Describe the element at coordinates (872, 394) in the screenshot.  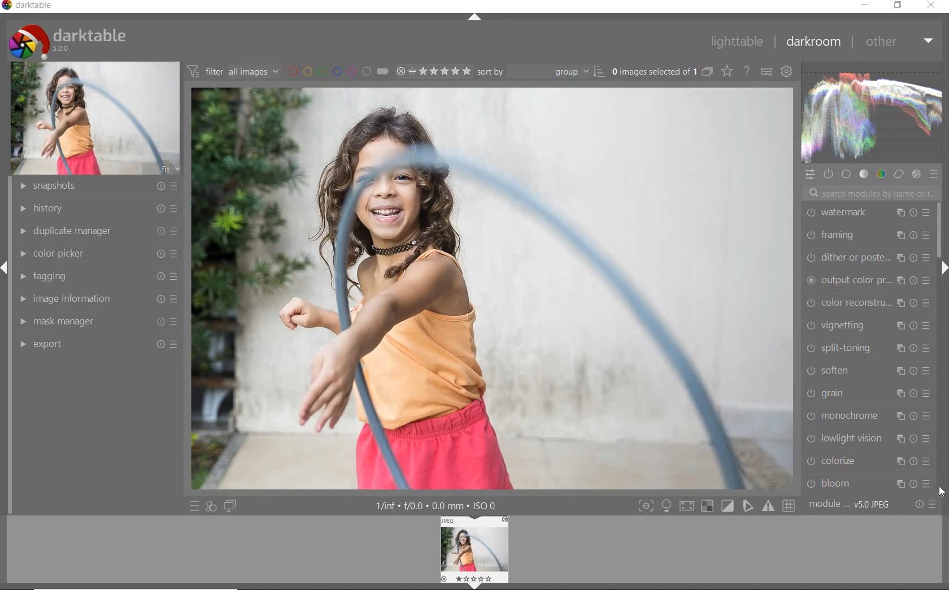
I see `grain` at that location.